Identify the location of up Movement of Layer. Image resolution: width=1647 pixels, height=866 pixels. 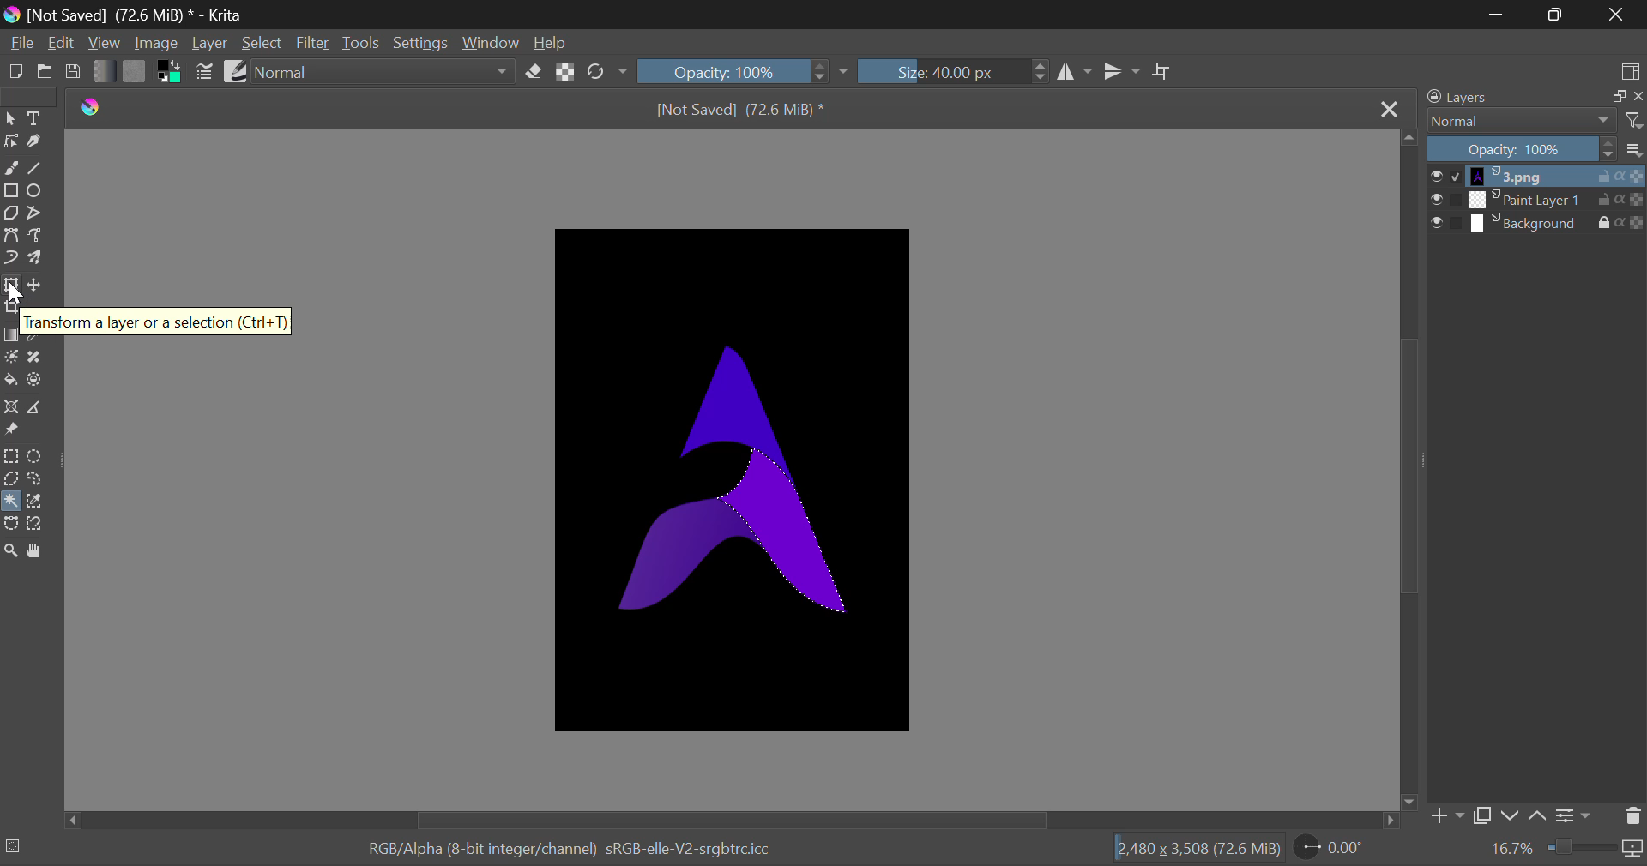
(1537, 815).